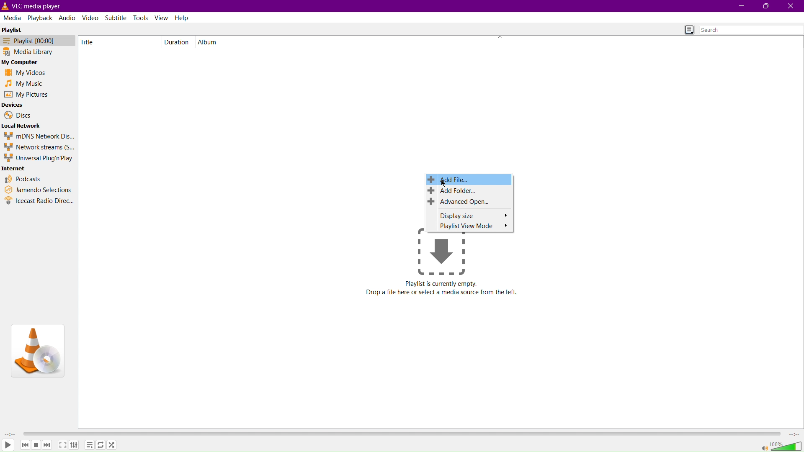 This screenshot has width=804, height=452. I want to click on My Computer, so click(22, 63).